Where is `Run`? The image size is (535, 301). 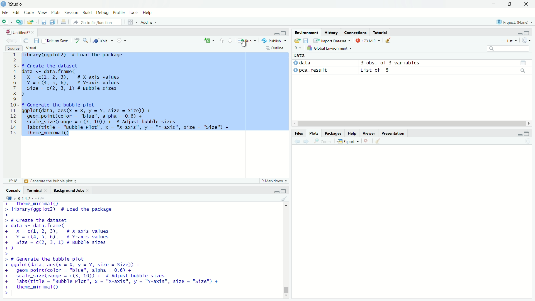 Run is located at coordinates (247, 40).